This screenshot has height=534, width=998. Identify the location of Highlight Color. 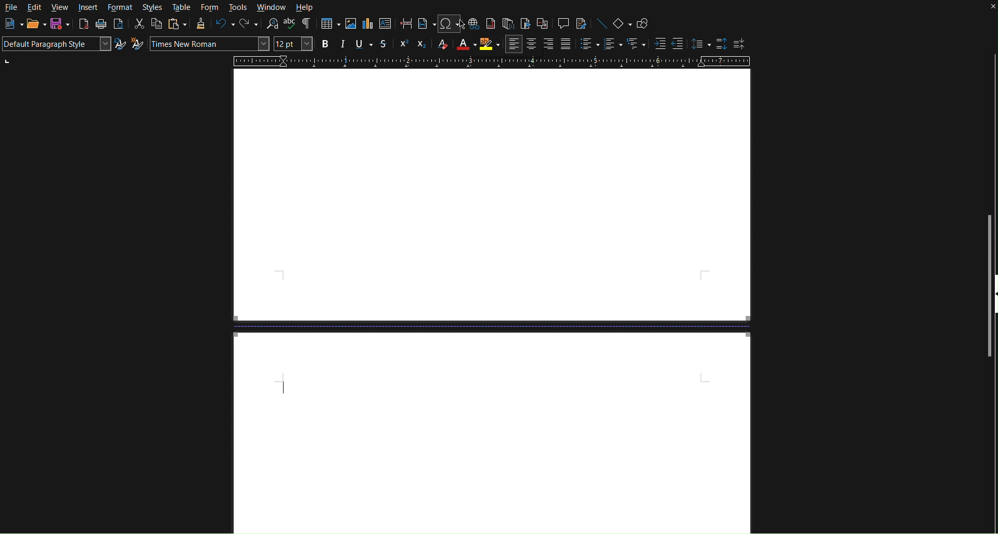
(490, 44).